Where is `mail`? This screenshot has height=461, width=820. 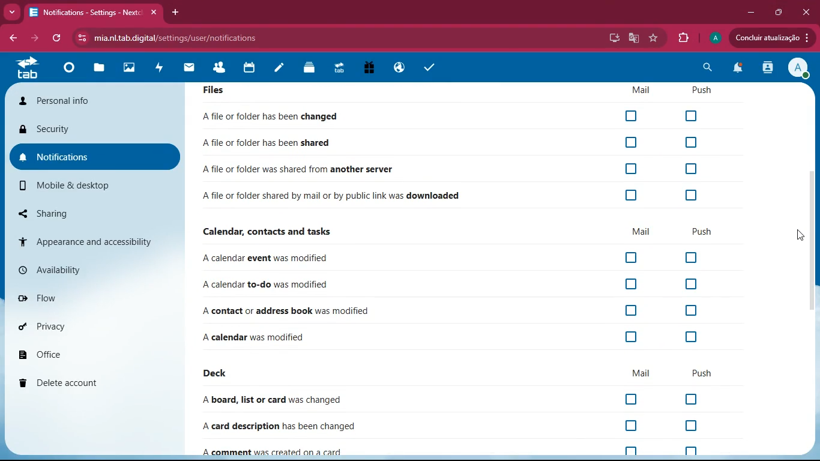
mail is located at coordinates (639, 232).